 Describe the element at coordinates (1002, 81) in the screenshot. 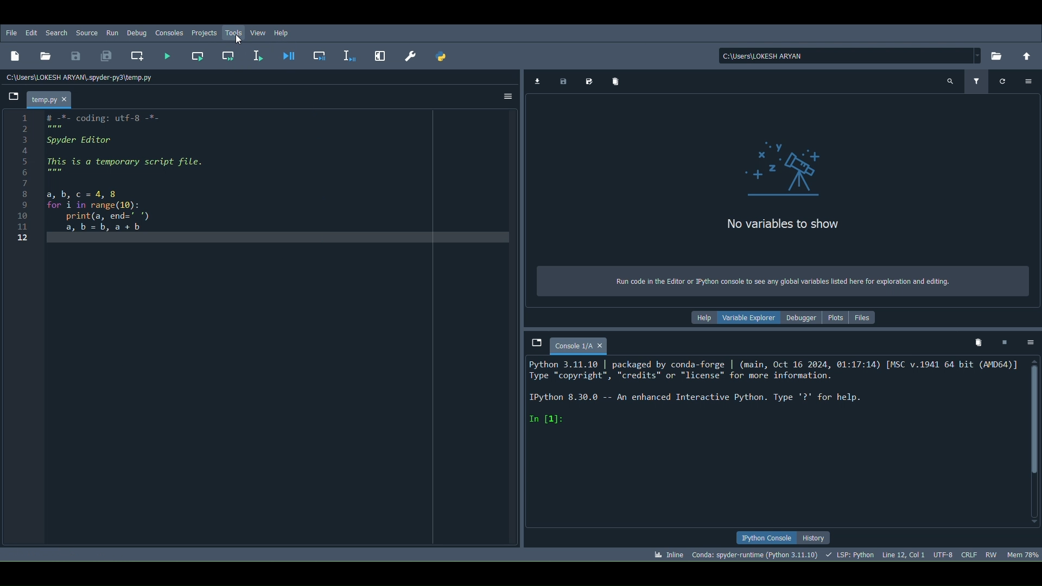

I see `Refresh variables (Ctrl + R)` at that location.